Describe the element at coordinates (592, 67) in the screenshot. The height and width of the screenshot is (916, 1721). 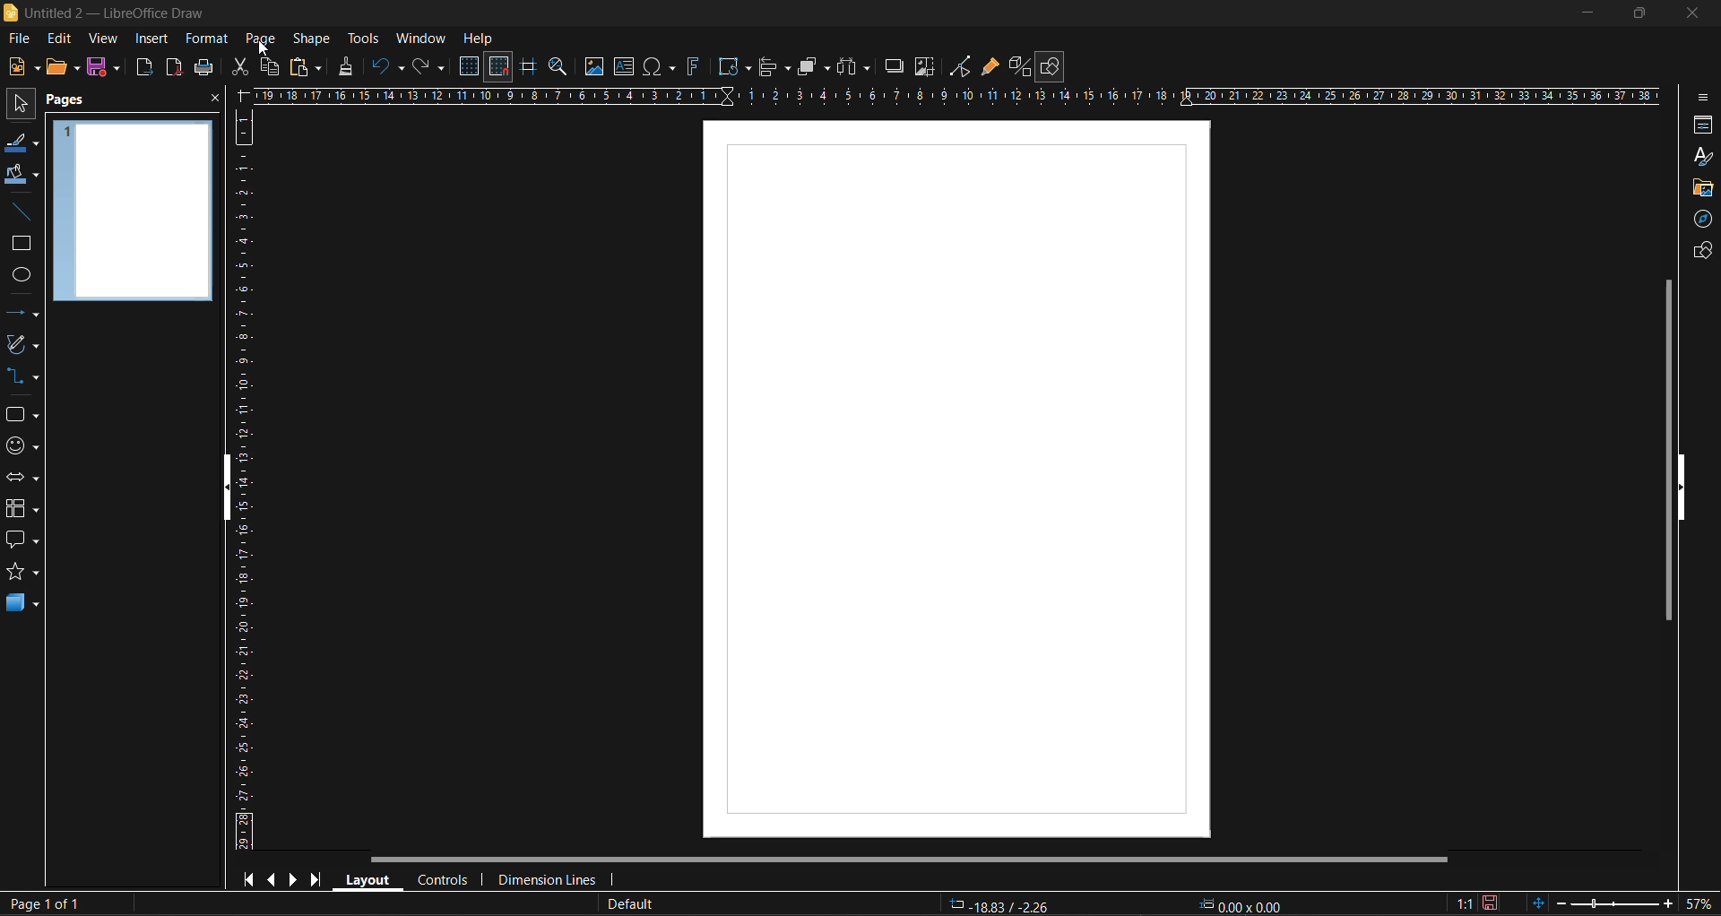
I see `image` at that location.